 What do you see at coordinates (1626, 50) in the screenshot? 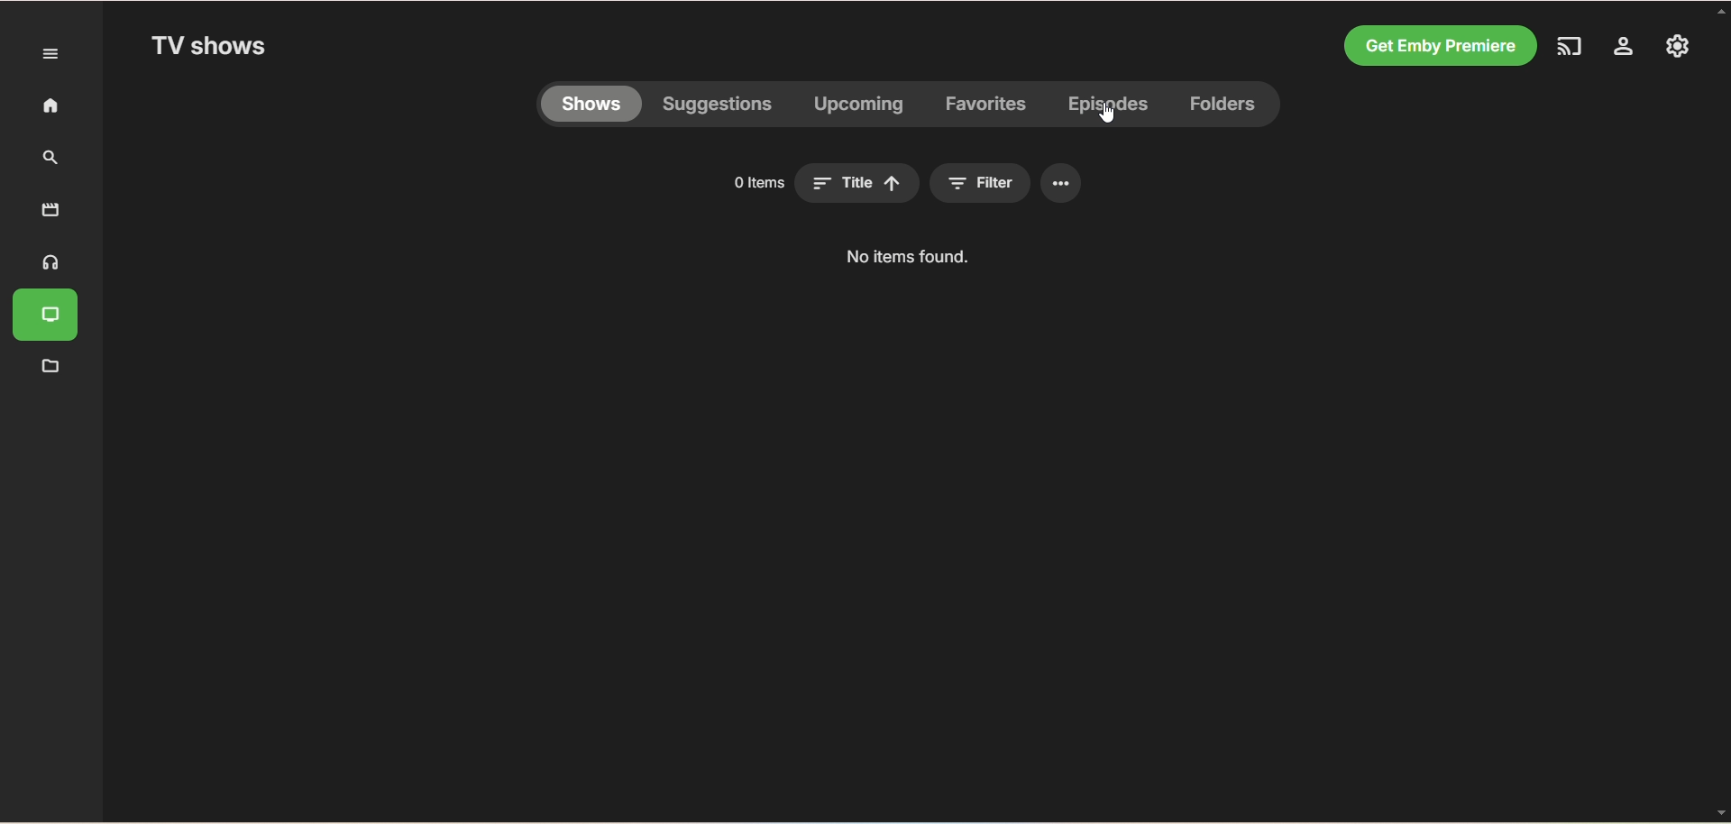
I see `settings` at bounding box center [1626, 50].